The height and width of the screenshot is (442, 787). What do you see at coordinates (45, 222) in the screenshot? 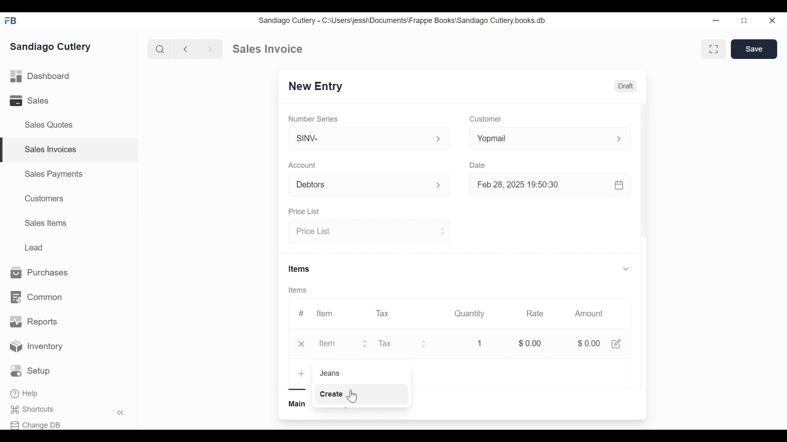
I see `Sales Items` at bounding box center [45, 222].